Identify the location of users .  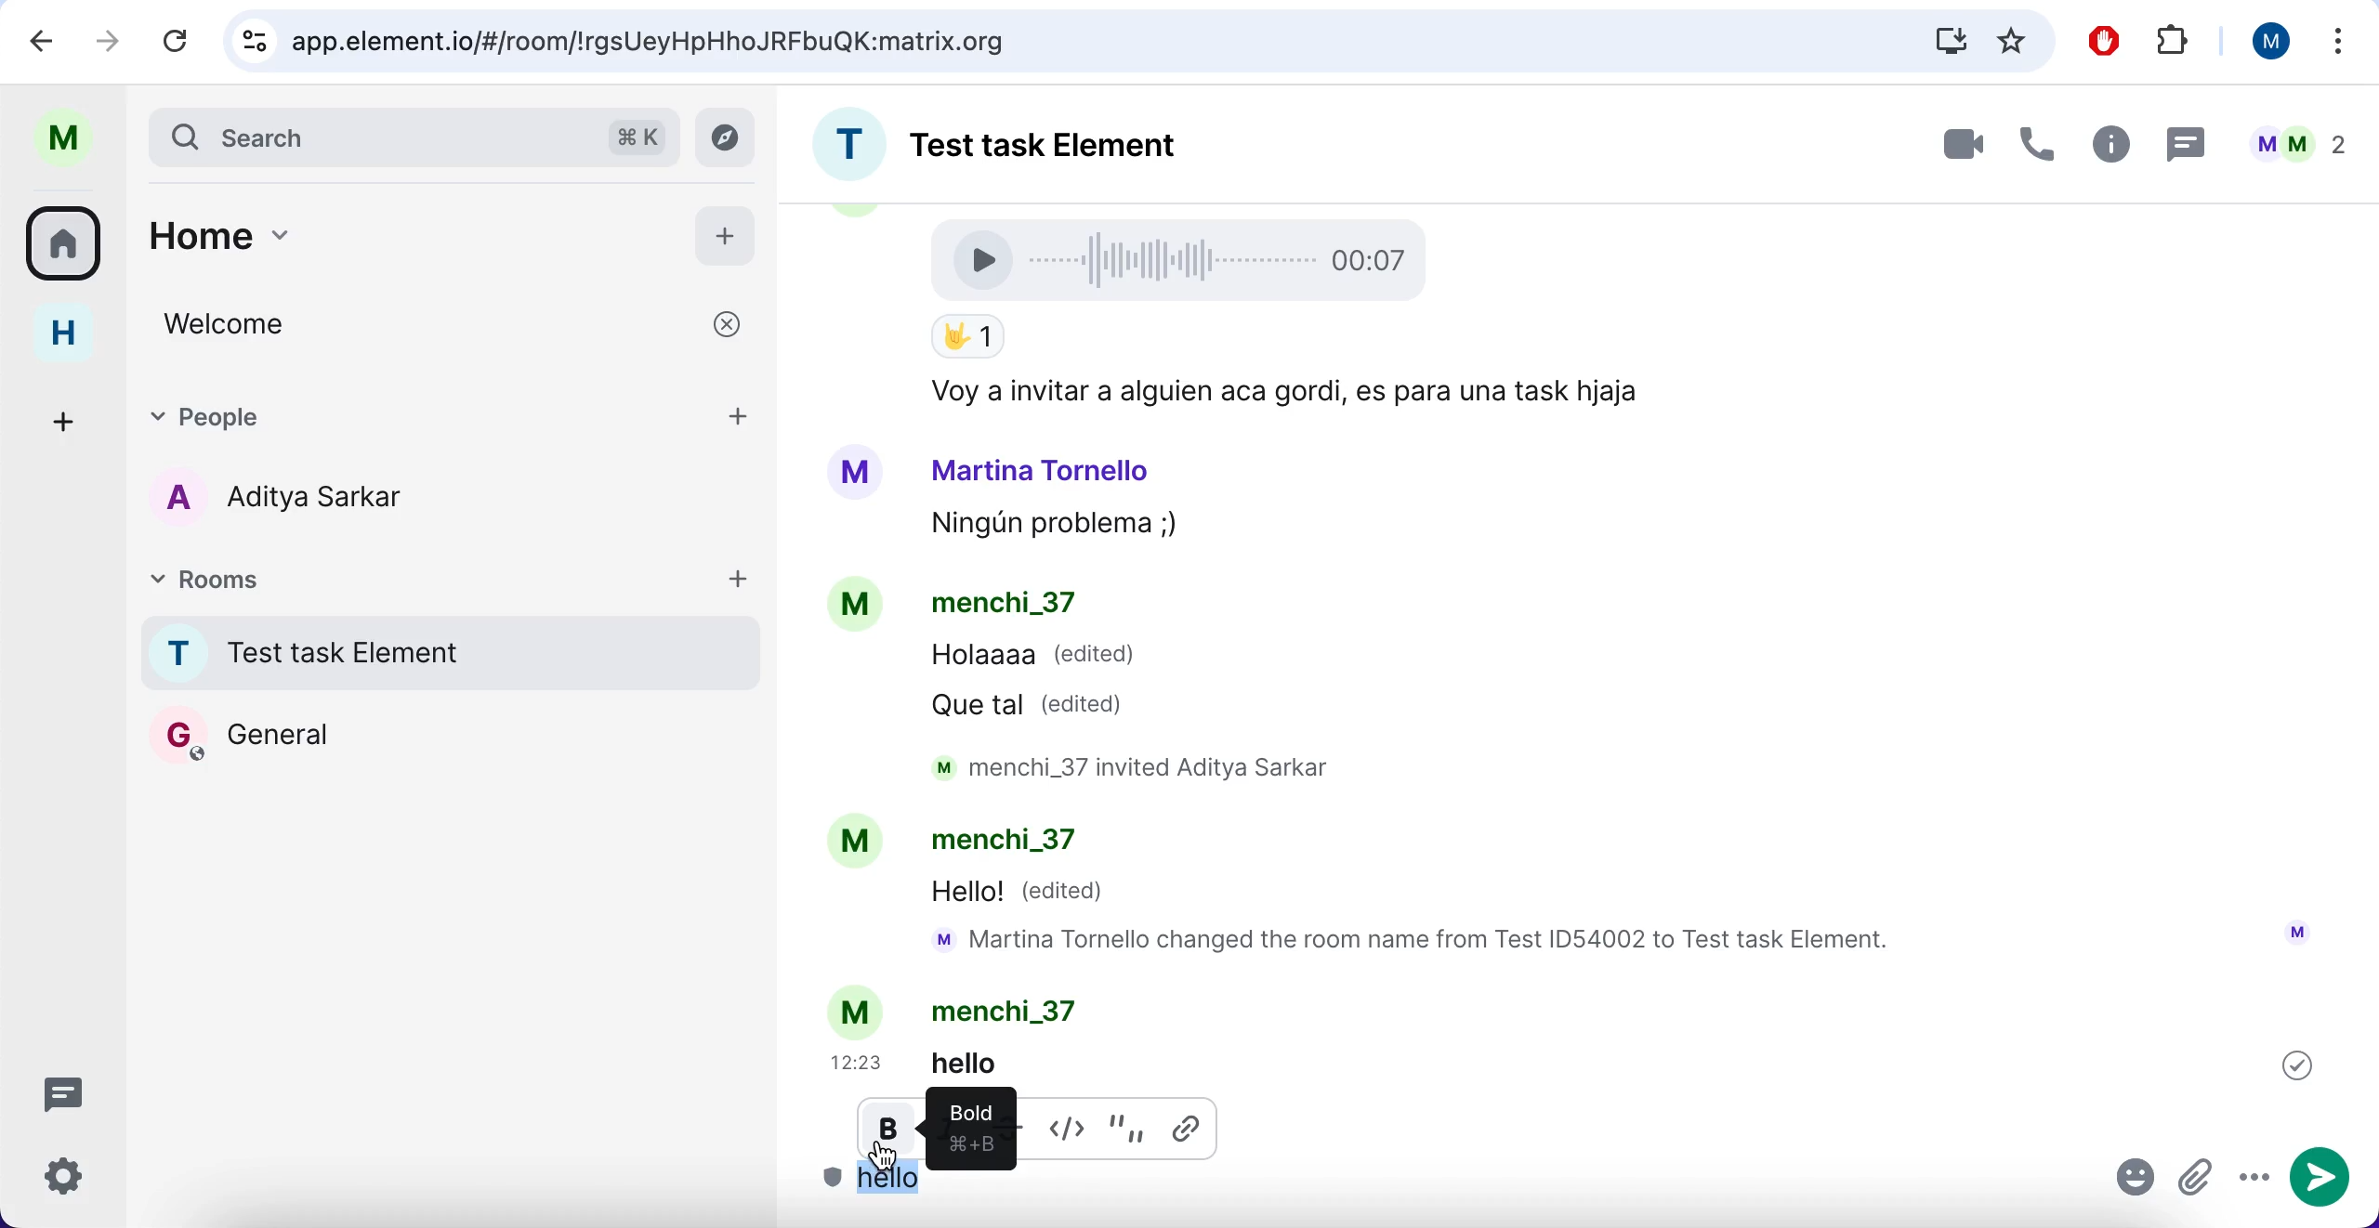
(310, 501).